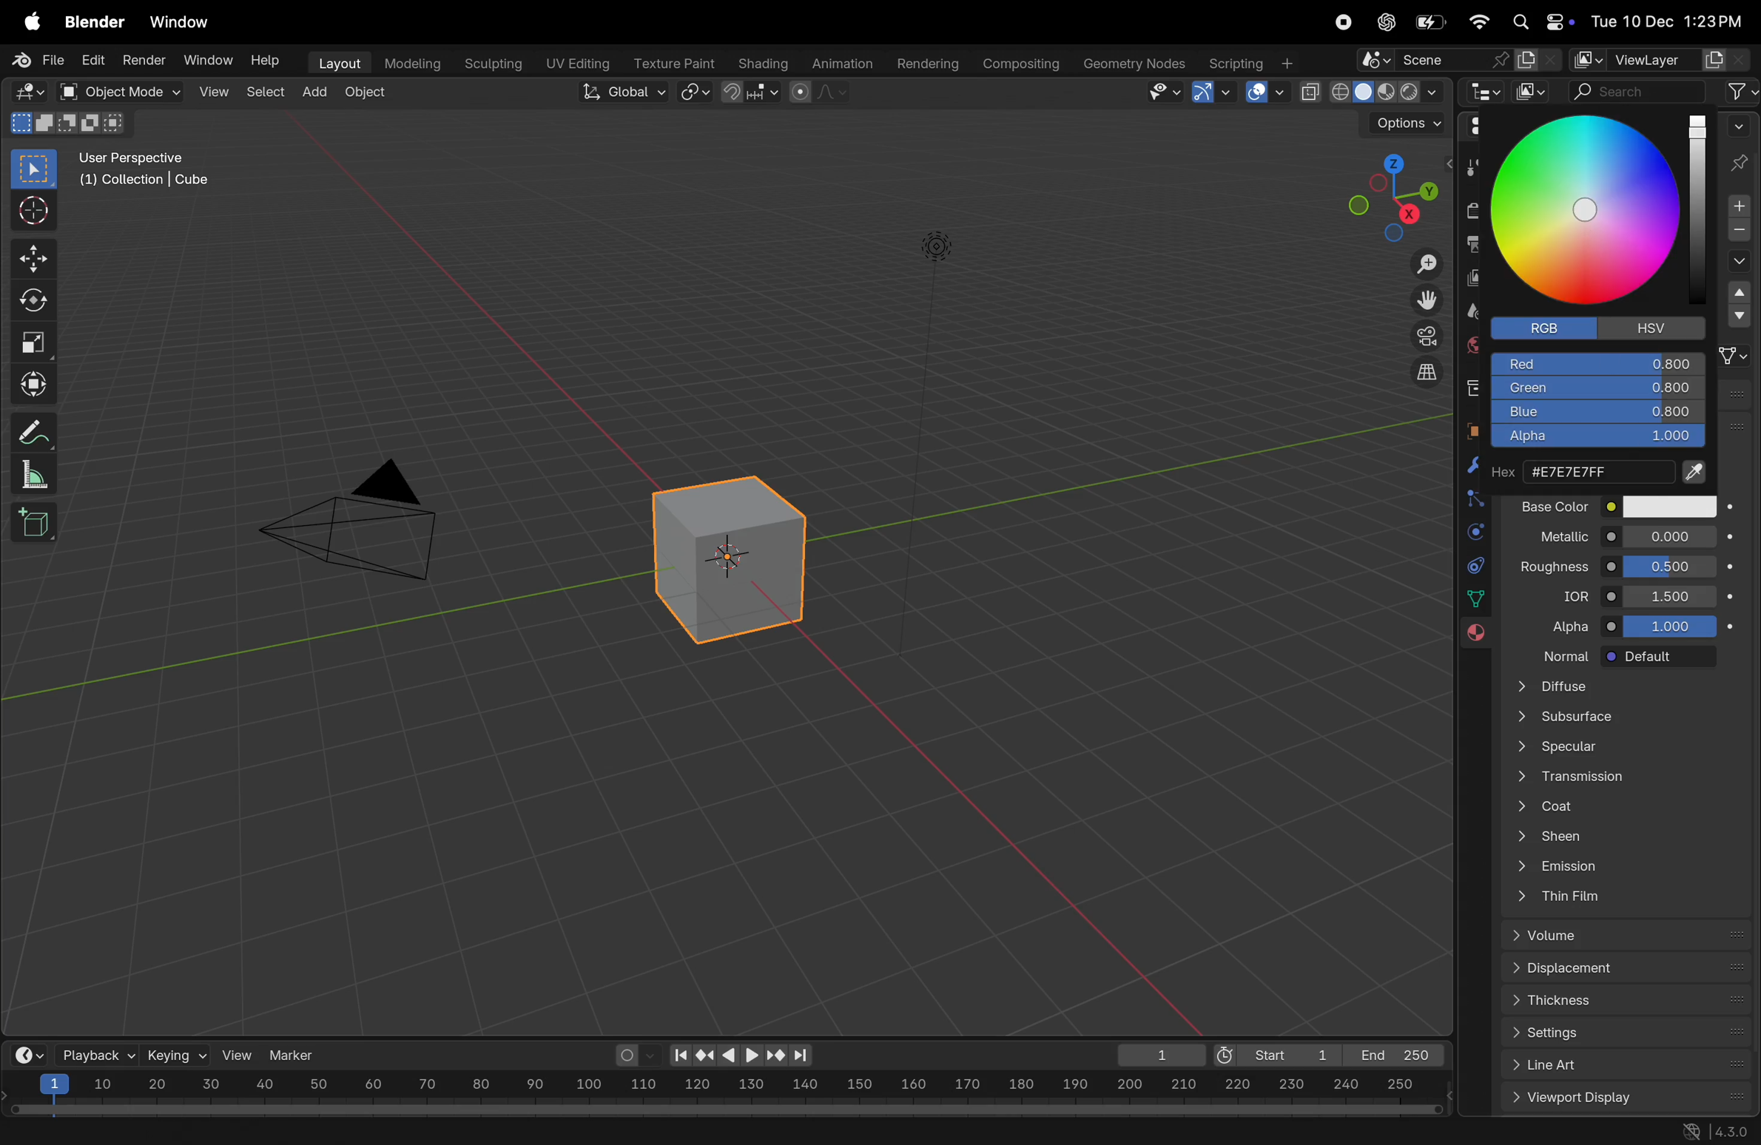 This screenshot has height=1145, width=1761. What do you see at coordinates (29, 474) in the screenshot?
I see `scale` at bounding box center [29, 474].